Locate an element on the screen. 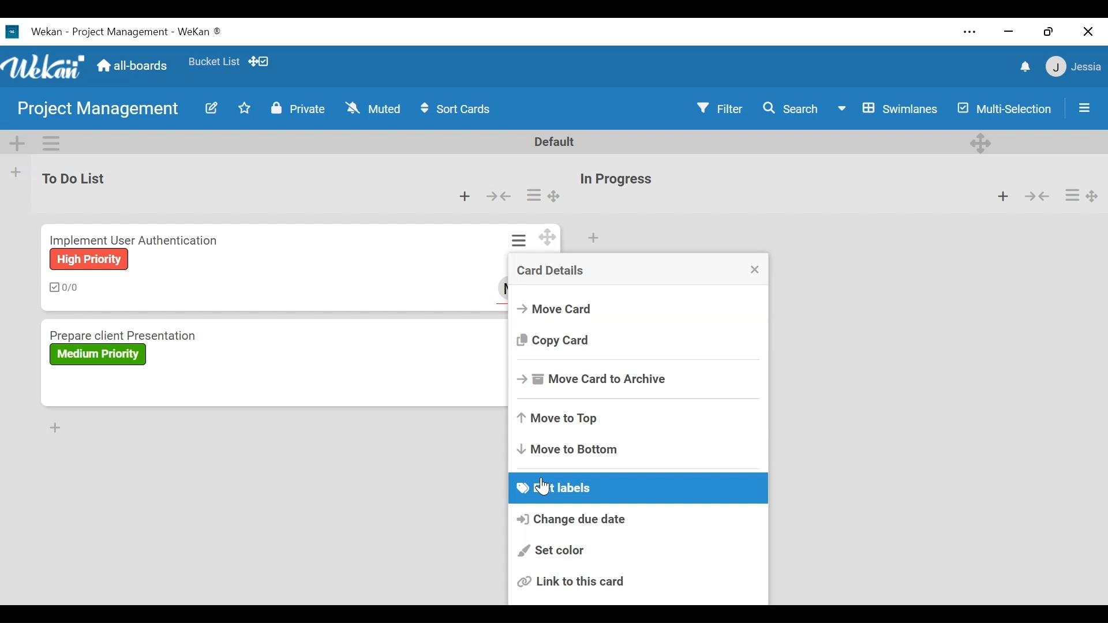 The width and height of the screenshot is (1108, 623). Add Swimlane is located at coordinates (18, 143).